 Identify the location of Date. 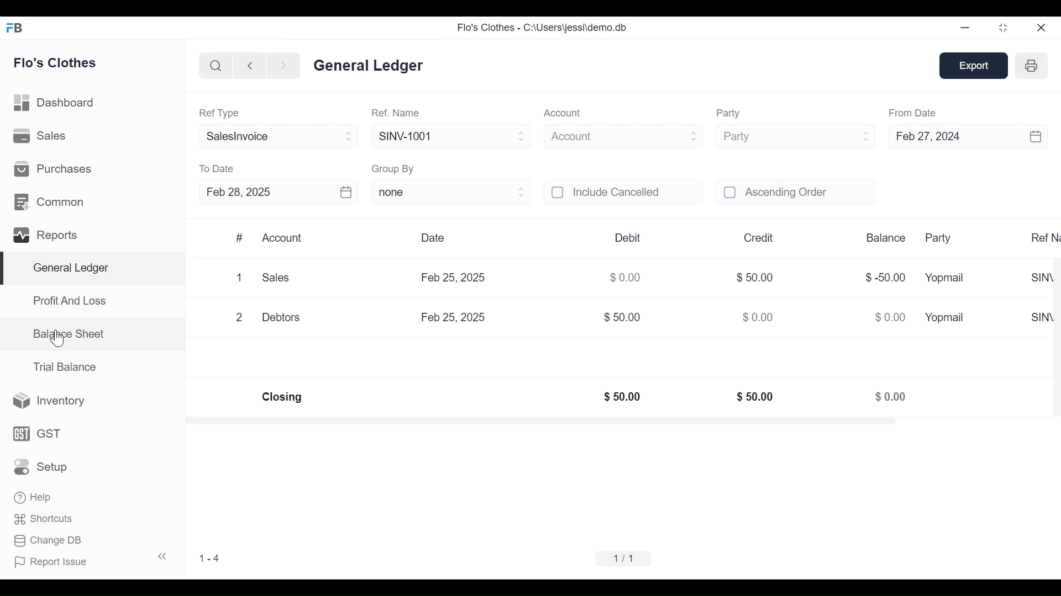
(435, 238).